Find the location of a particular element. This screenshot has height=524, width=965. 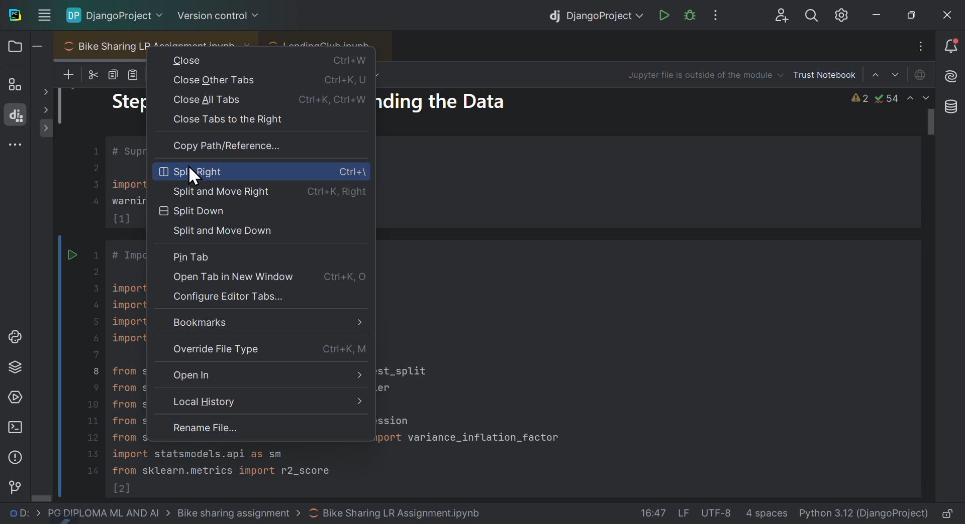

lock is located at coordinates (946, 512).